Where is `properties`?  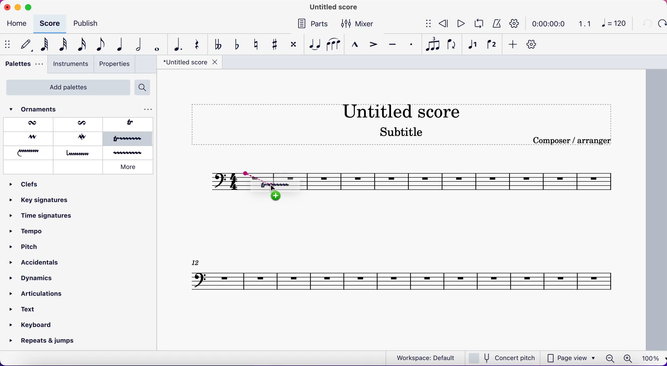 properties is located at coordinates (116, 65).